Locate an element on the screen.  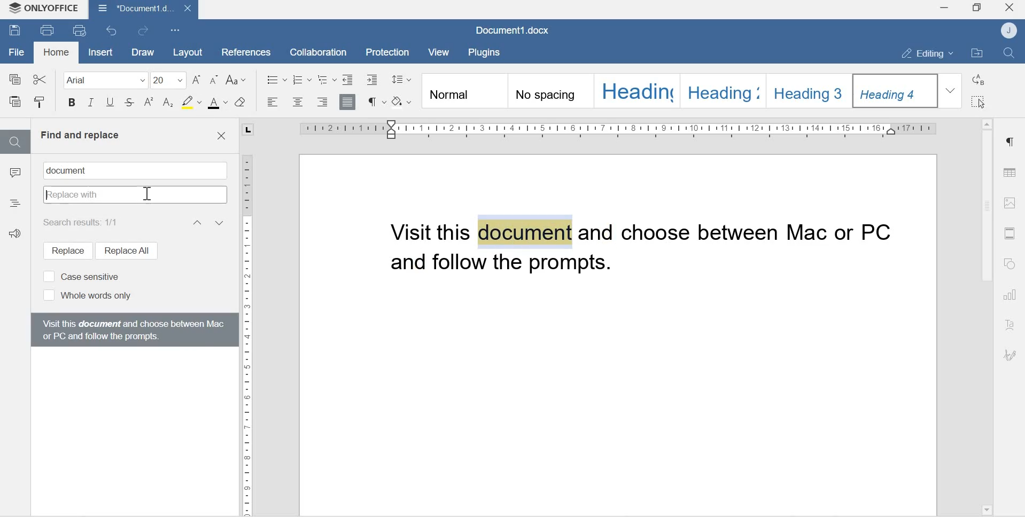
Dropdown is located at coordinates (952, 90).